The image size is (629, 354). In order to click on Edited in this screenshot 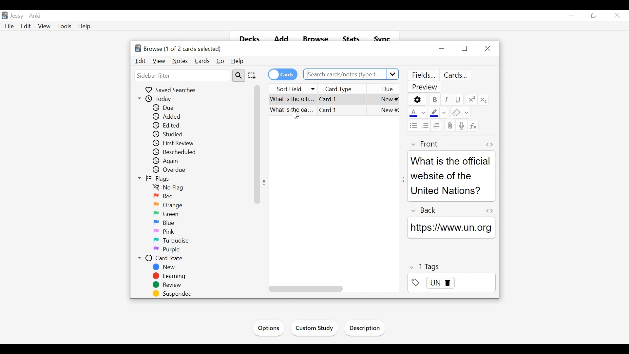, I will do `click(169, 126)`.